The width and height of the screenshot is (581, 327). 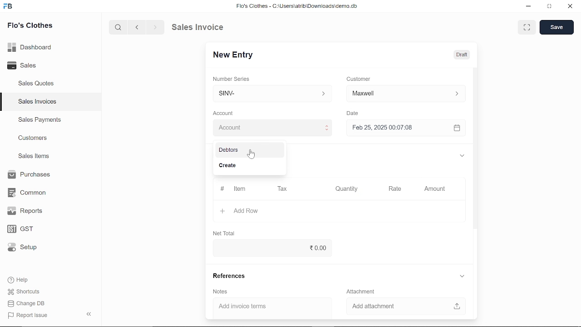 I want to click on Sales, so click(x=26, y=64).